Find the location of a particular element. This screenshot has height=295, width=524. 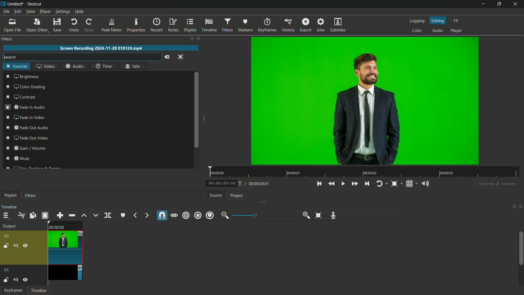

zoom timeline to fit is located at coordinates (318, 215).